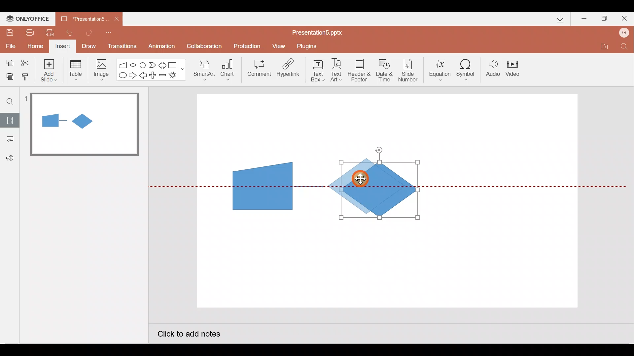 The height and width of the screenshot is (356, 634). What do you see at coordinates (29, 19) in the screenshot?
I see `ONLYOFFICE` at bounding box center [29, 19].